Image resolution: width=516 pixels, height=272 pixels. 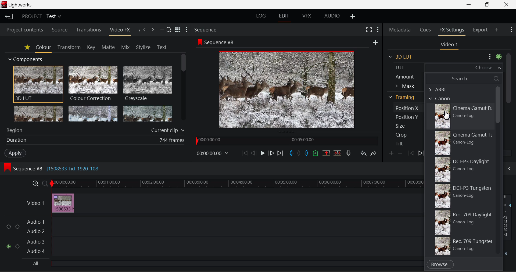 I want to click on Delete/Cut, so click(x=338, y=153).